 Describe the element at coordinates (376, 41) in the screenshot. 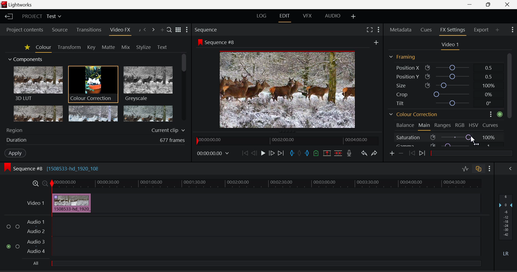

I see `add` at that location.